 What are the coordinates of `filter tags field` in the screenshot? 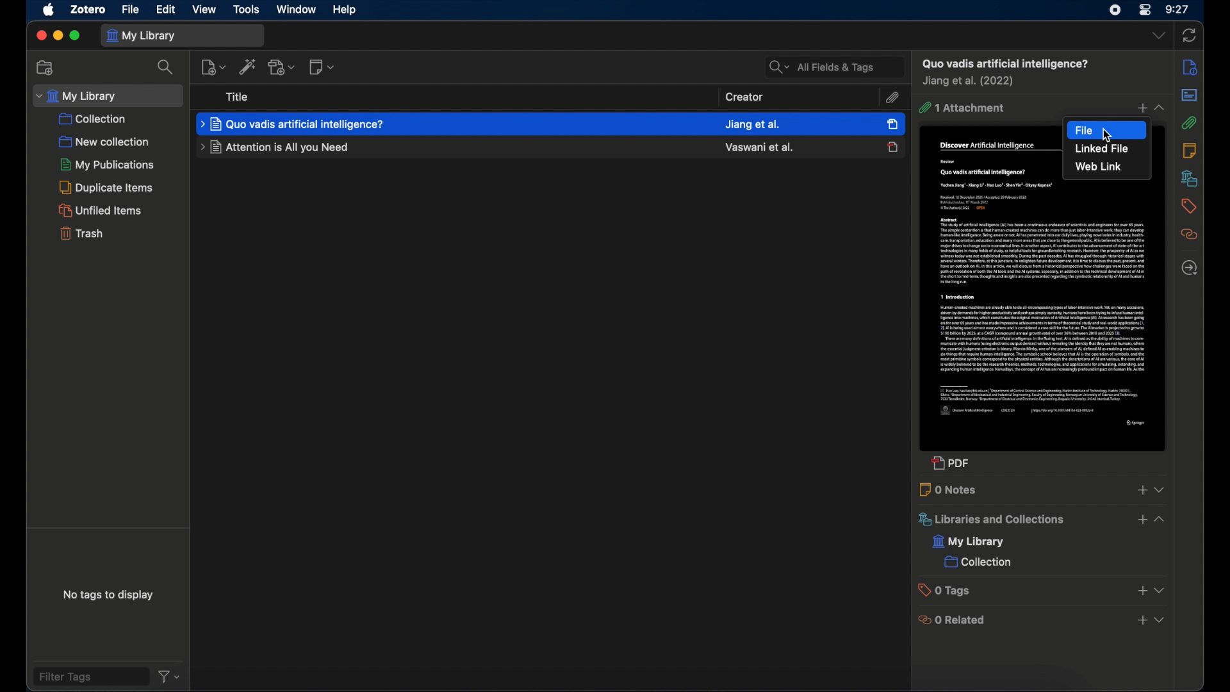 It's located at (90, 676).